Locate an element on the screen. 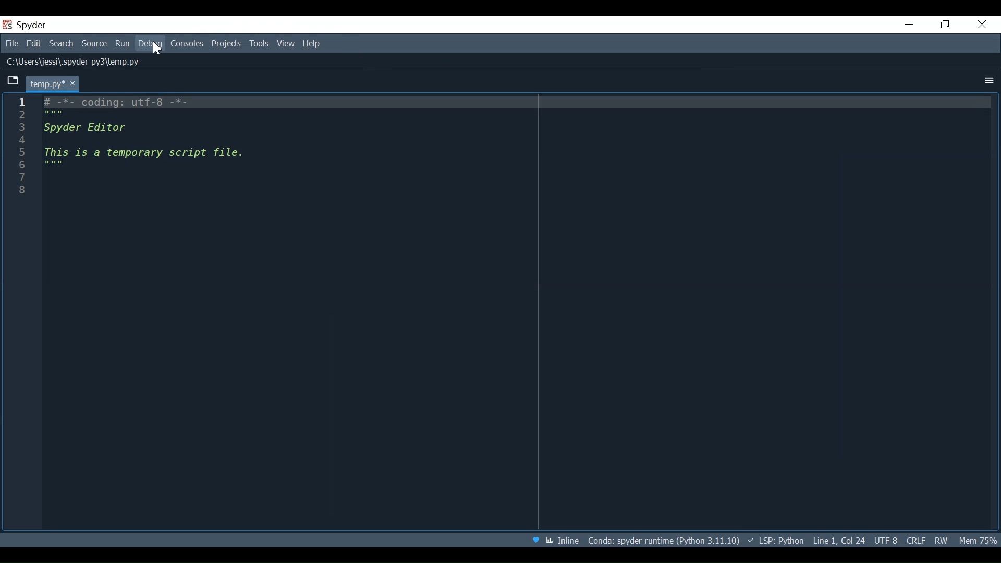 The height and width of the screenshot is (563, 1001). minimize is located at coordinates (910, 25).